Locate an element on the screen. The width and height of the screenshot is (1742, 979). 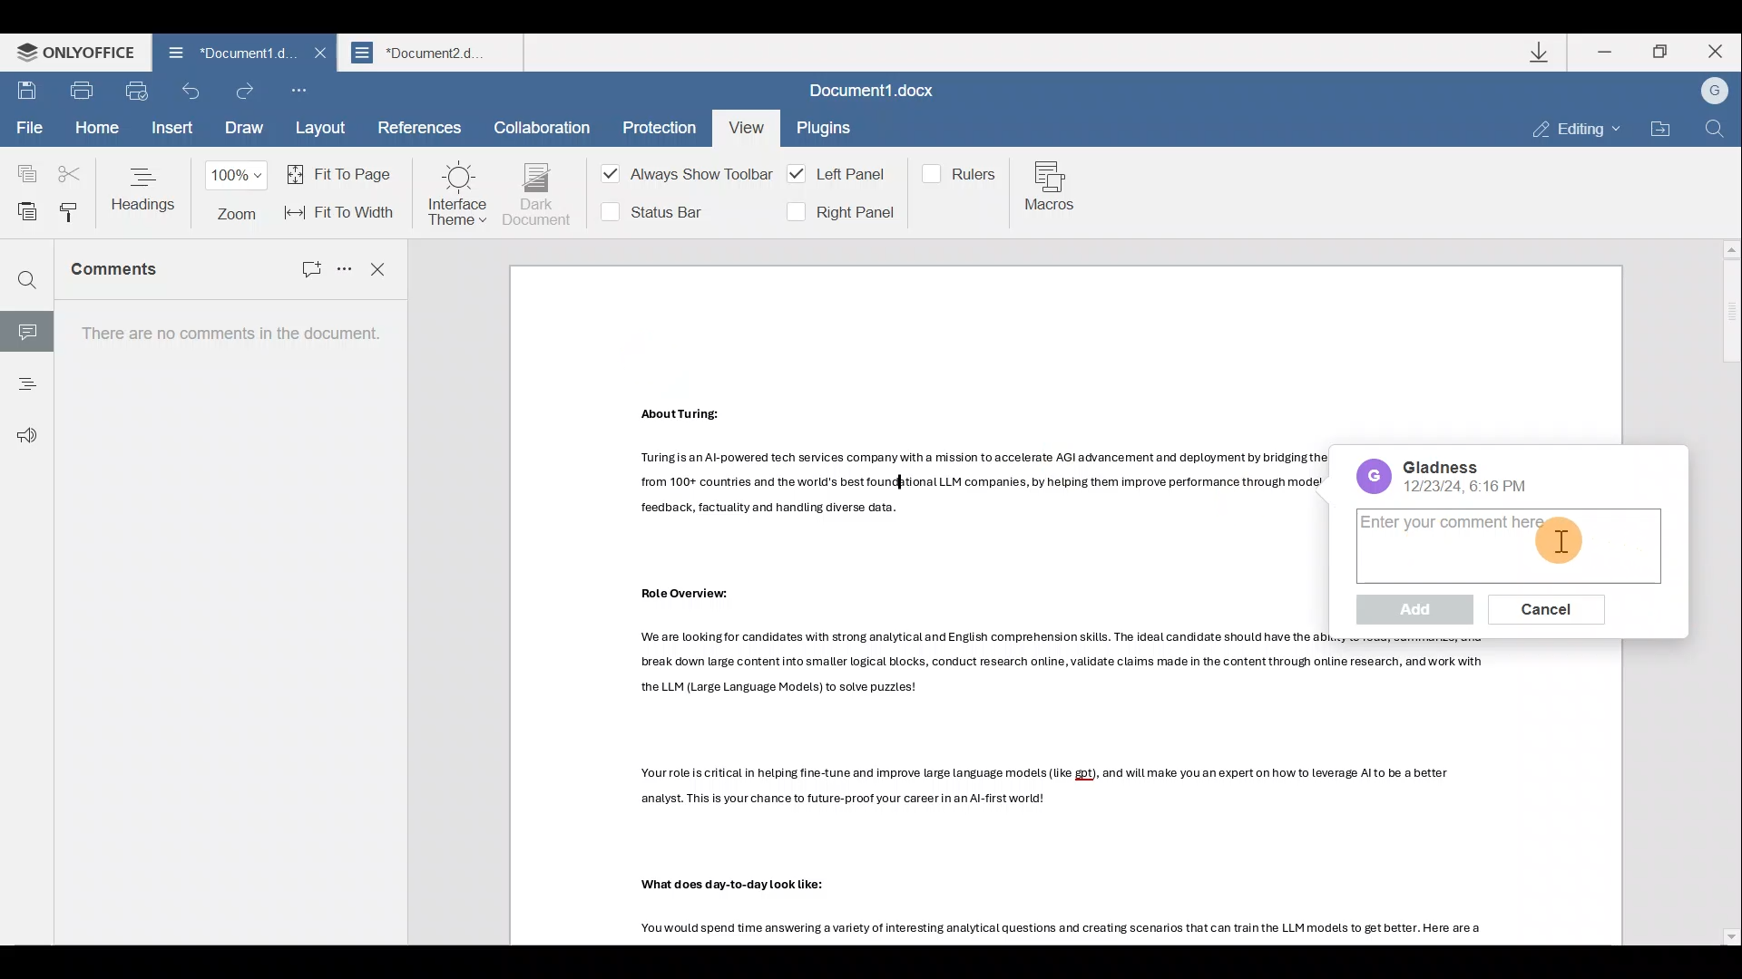
File is located at coordinates (28, 130).